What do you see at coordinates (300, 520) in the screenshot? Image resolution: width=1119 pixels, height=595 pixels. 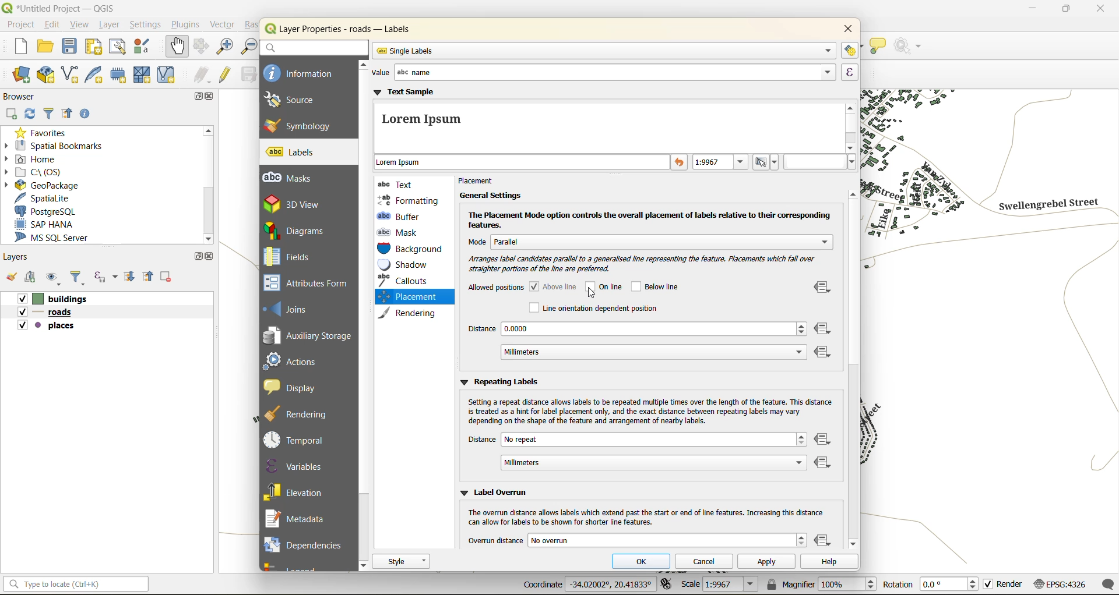 I see `metadata` at bounding box center [300, 520].